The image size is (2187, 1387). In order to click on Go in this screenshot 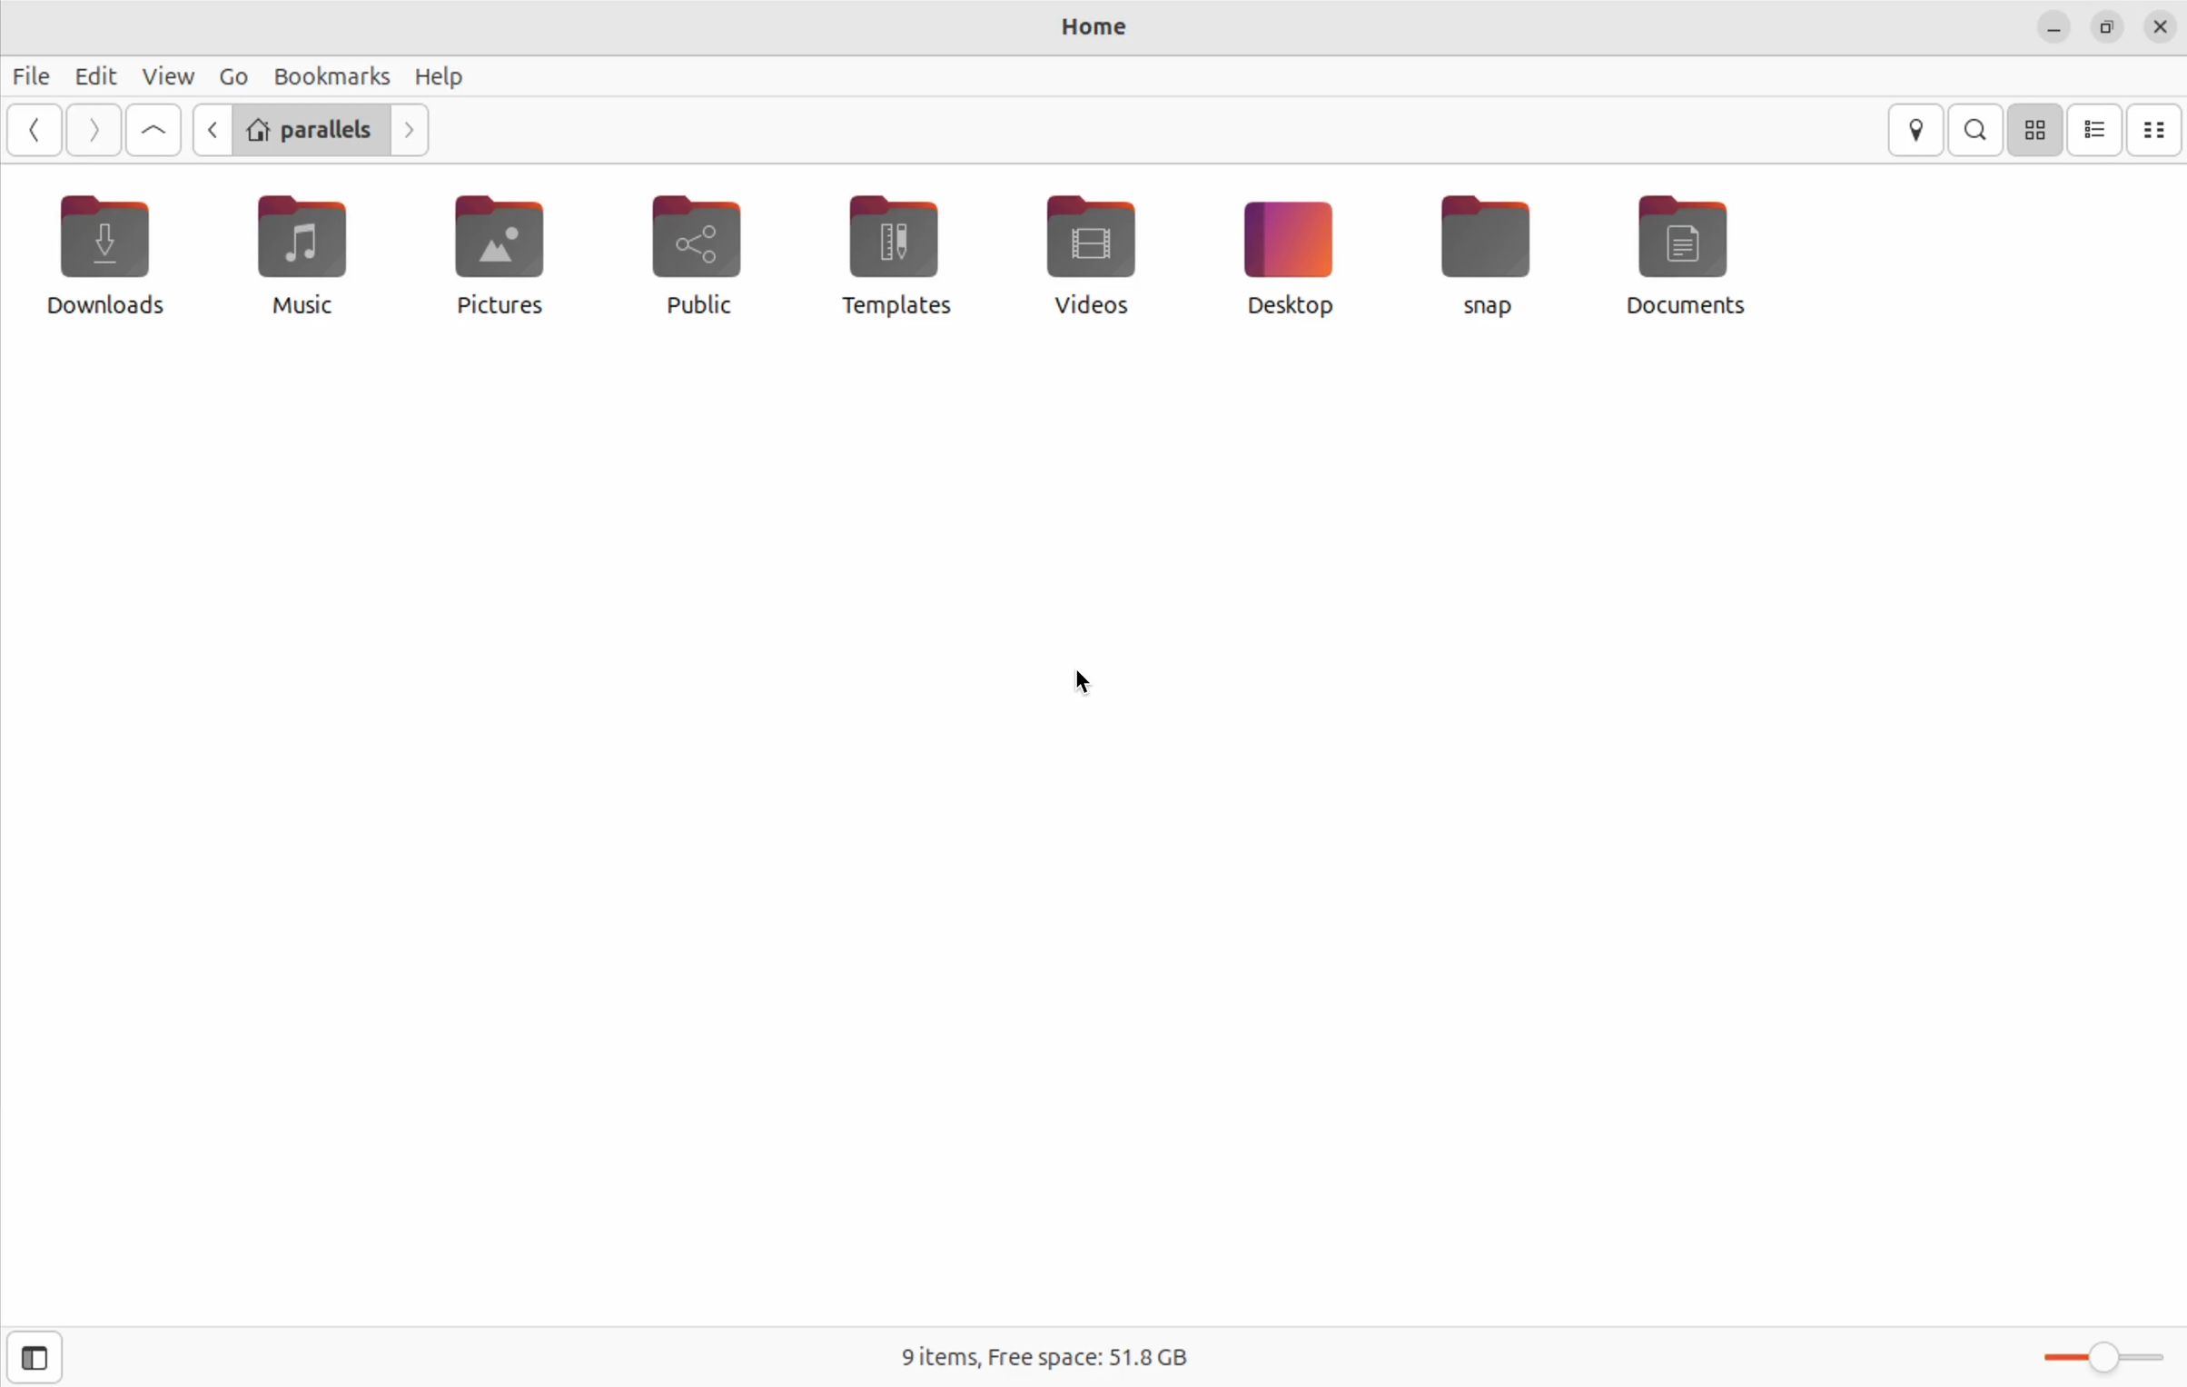, I will do `click(232, 75)`.